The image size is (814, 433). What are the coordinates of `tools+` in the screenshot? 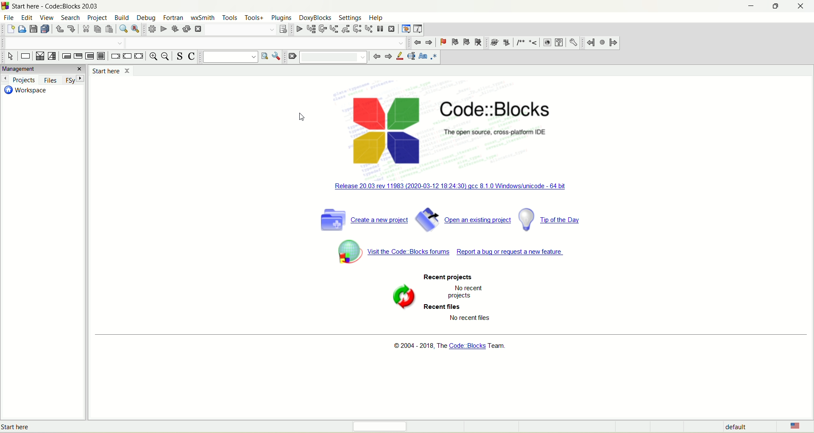 It's located at (254, 18).